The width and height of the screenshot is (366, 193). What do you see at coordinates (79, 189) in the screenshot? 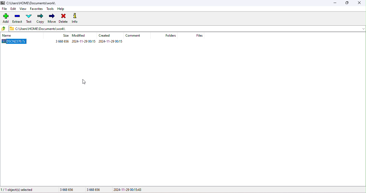
I see `size` at bounding box center [79, 189].